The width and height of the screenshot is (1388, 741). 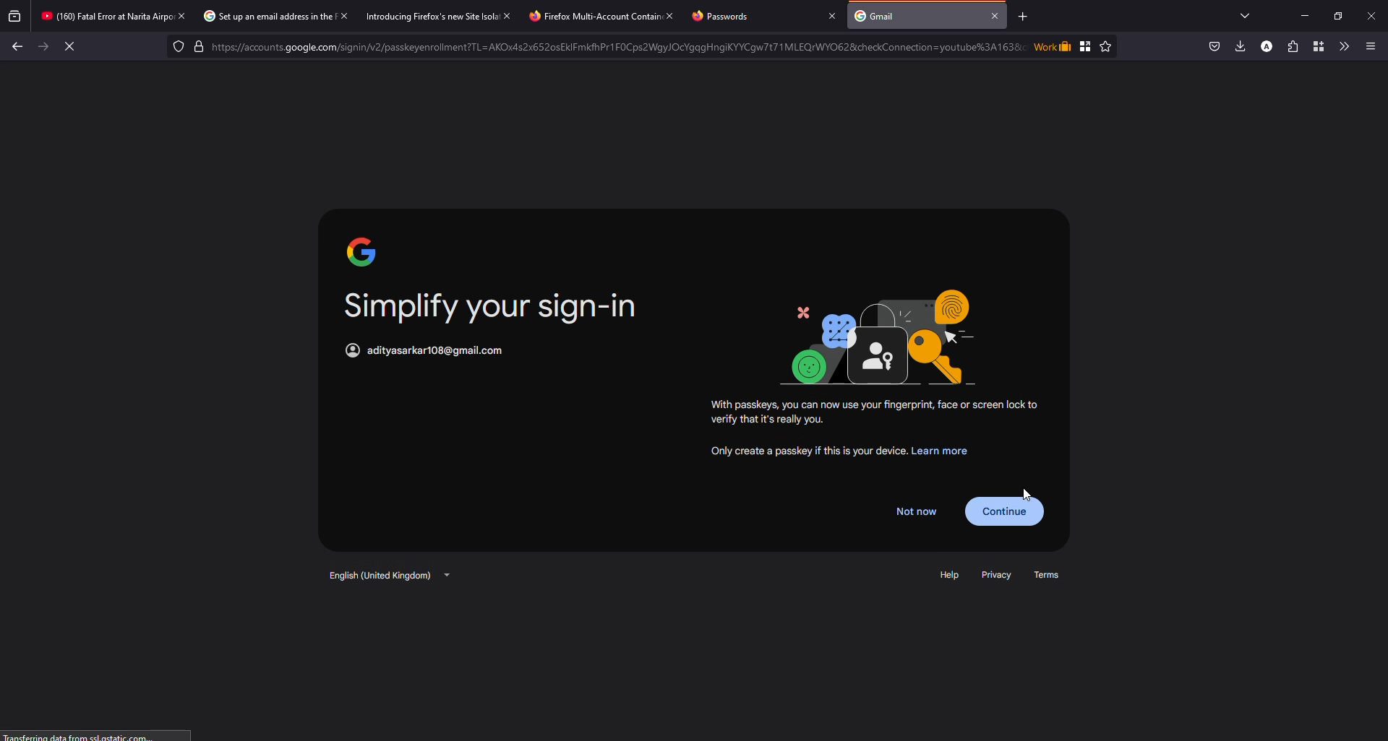 What do you see at coordinates (346, 16) in the screenshot?
I see `close` at bounding box center [346, 16].